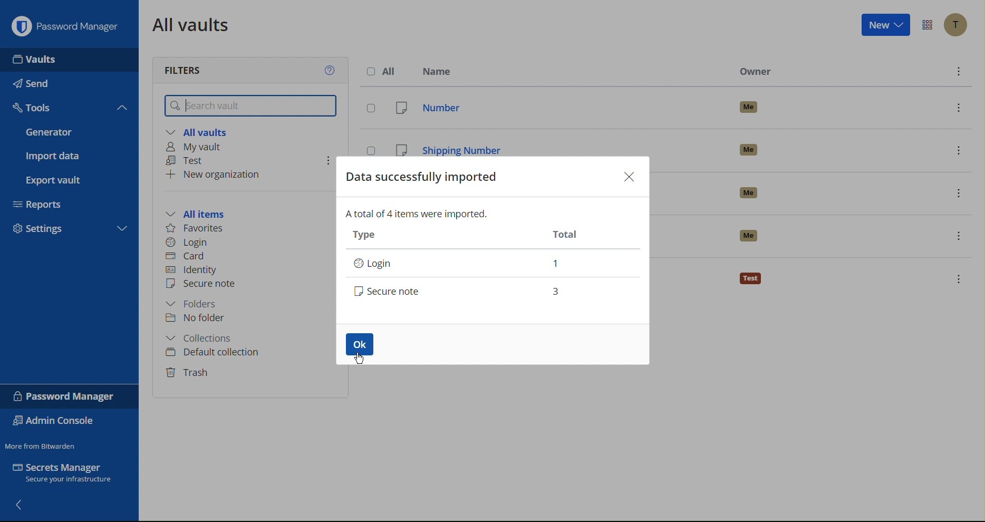 Image resolution: width=985 pixels, height=522 pixels. Describe the element at coordinates (440, 291) in the screenshot. I see `Secure note` at that location.